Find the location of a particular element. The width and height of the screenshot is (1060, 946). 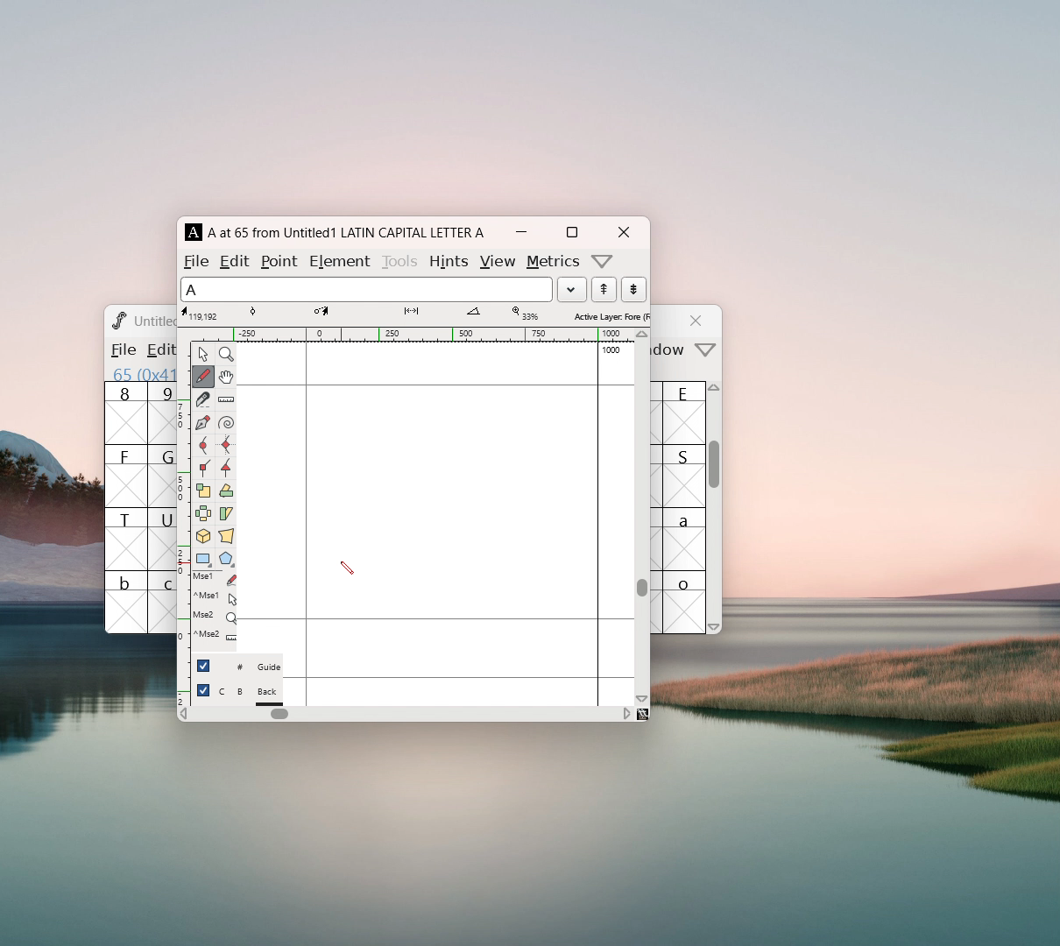

scroll right is located at coordinates (626, 713).